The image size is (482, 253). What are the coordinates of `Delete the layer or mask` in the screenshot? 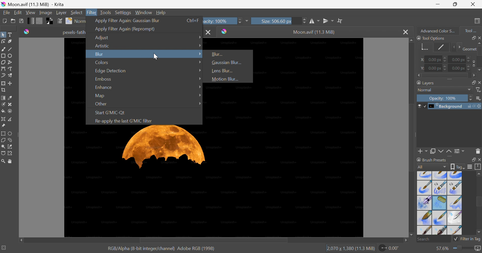 It's located at (478, 152).